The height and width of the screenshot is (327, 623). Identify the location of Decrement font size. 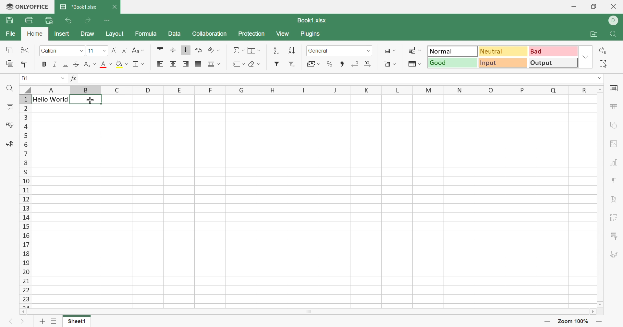
(125, 50).